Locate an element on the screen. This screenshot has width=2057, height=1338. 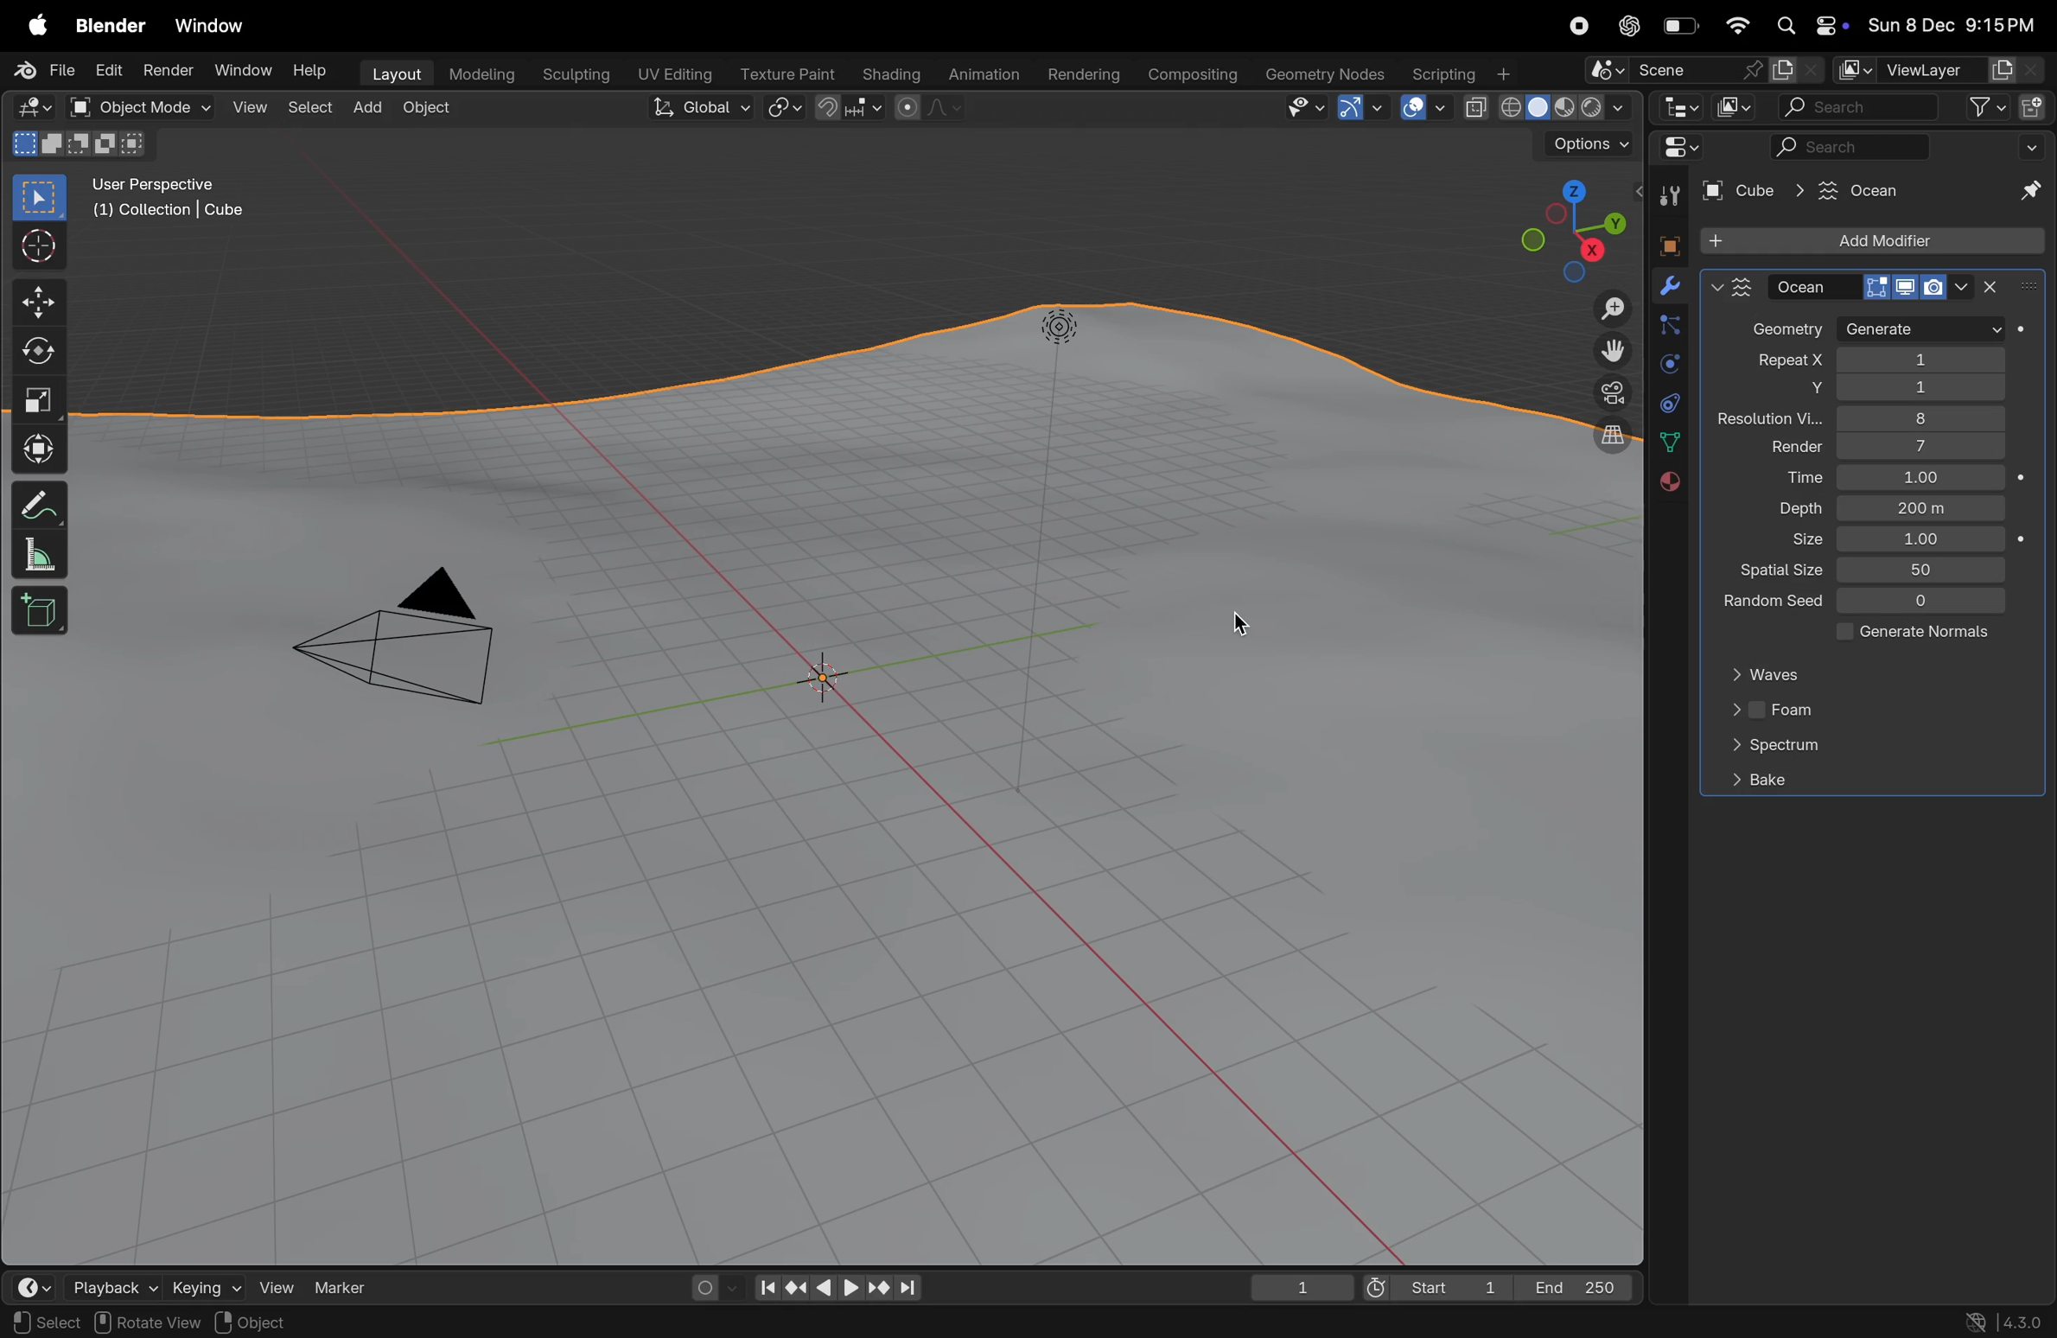
object is located at coordinates (1664, 243).